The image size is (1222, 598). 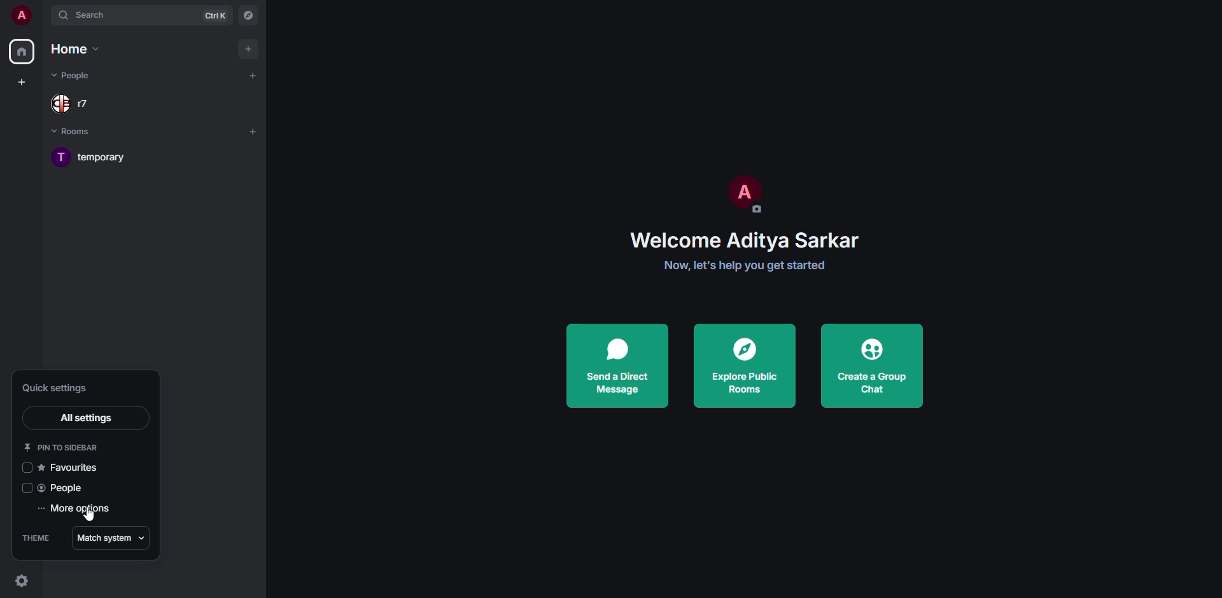 What do you see at coordinates (56, 387) in the screenshot?
I see `quick settings` at bounding box center [56, 387].